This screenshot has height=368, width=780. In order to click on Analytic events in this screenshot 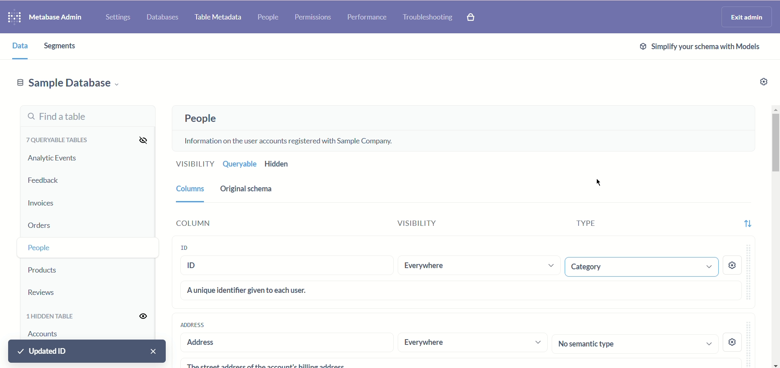, I will do `click(52, 158)`.